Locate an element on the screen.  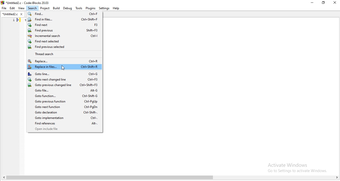
Find references is located at coordinates (65, 123).